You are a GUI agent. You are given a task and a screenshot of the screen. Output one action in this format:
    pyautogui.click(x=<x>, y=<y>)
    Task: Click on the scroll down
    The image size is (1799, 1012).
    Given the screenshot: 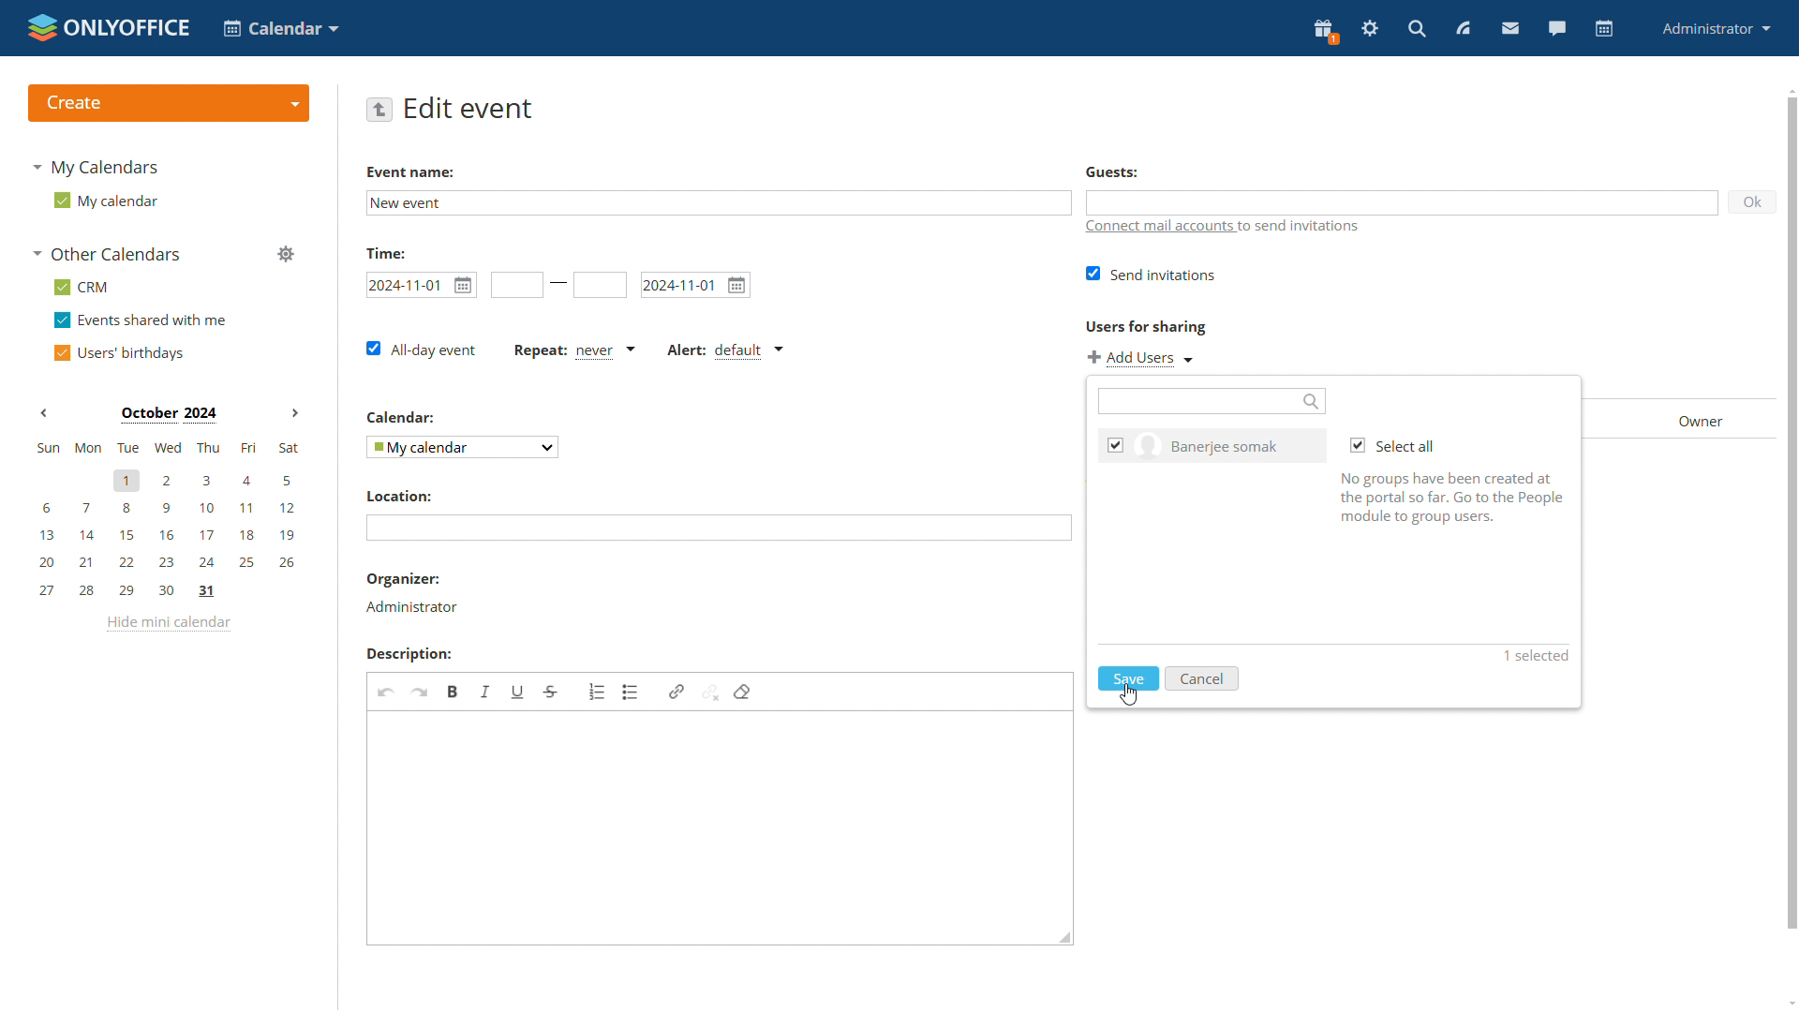 What is the action you would take?
    pyautogui.click(x=1791, y=1000)
    